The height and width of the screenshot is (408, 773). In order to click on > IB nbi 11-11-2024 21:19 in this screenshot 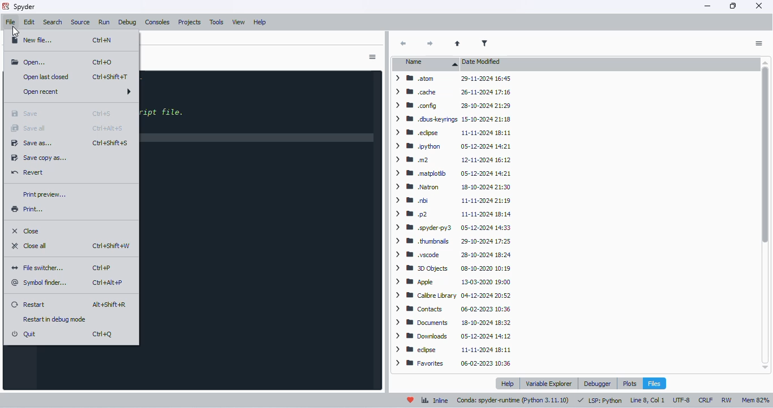, I will do `click(451, 201)`.